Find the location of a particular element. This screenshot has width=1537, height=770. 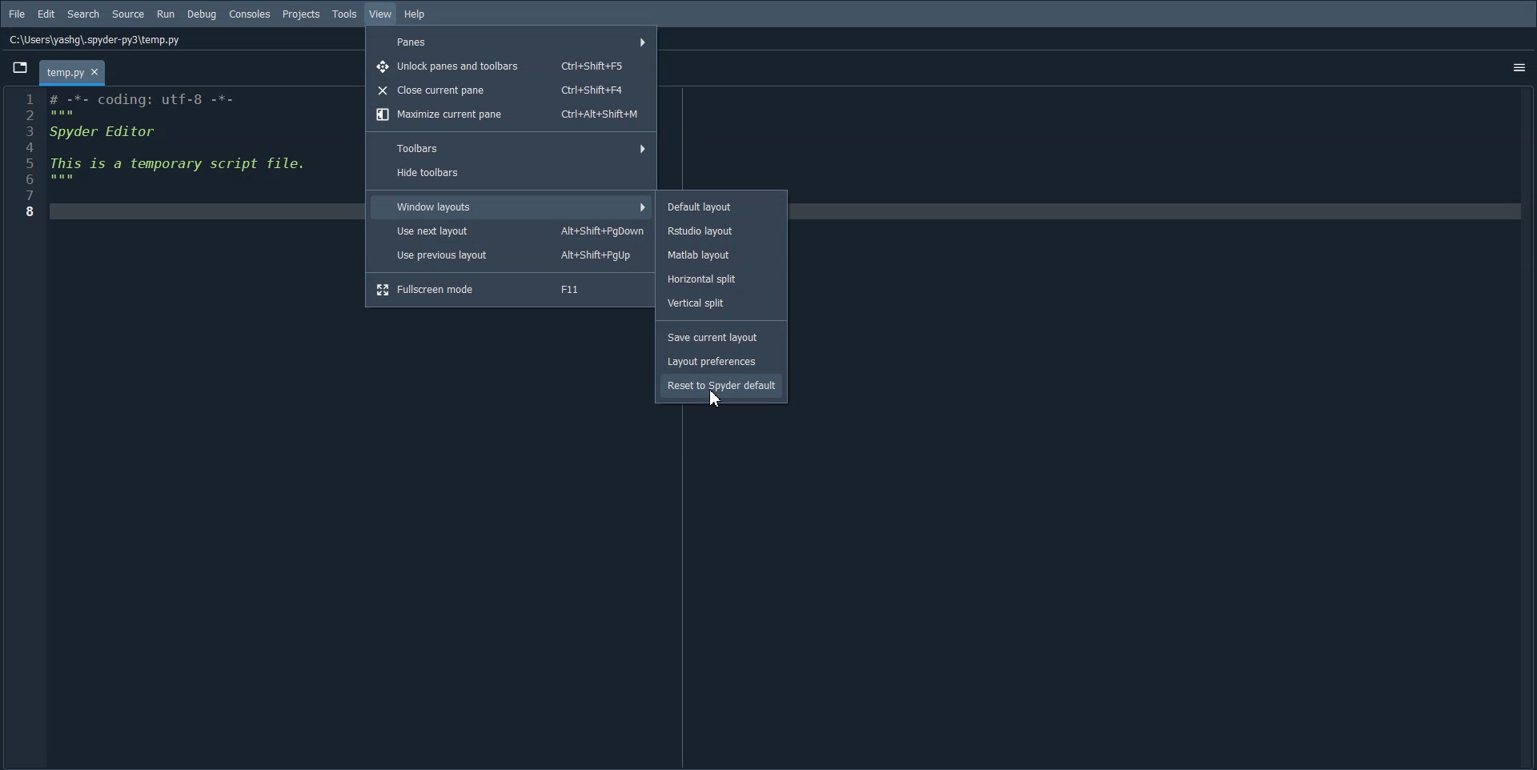

Panes is located at coordinates (512, 40).